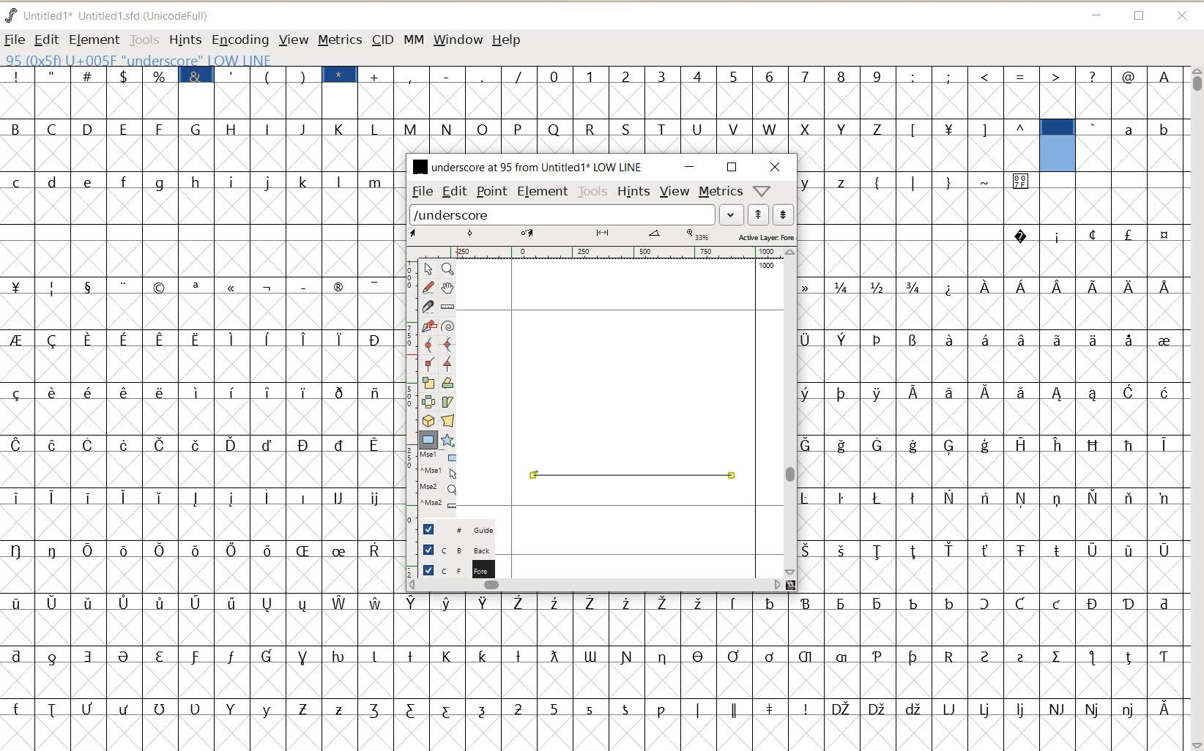 The image size is (1204, 751). What do you see at coordinates (428, 326) in the screenshot?
I see `add a point, then drag out its control points` at bounding box center [428, 326].